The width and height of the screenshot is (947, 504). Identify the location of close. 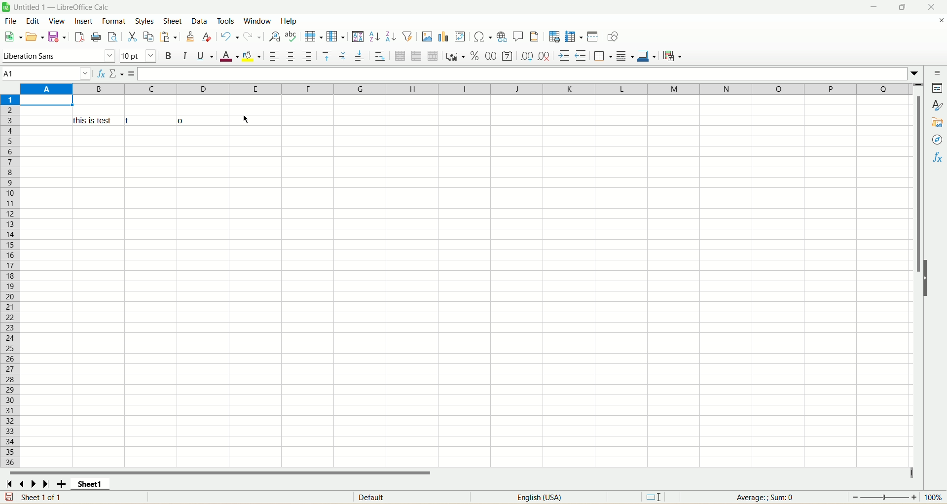
(936, 22).